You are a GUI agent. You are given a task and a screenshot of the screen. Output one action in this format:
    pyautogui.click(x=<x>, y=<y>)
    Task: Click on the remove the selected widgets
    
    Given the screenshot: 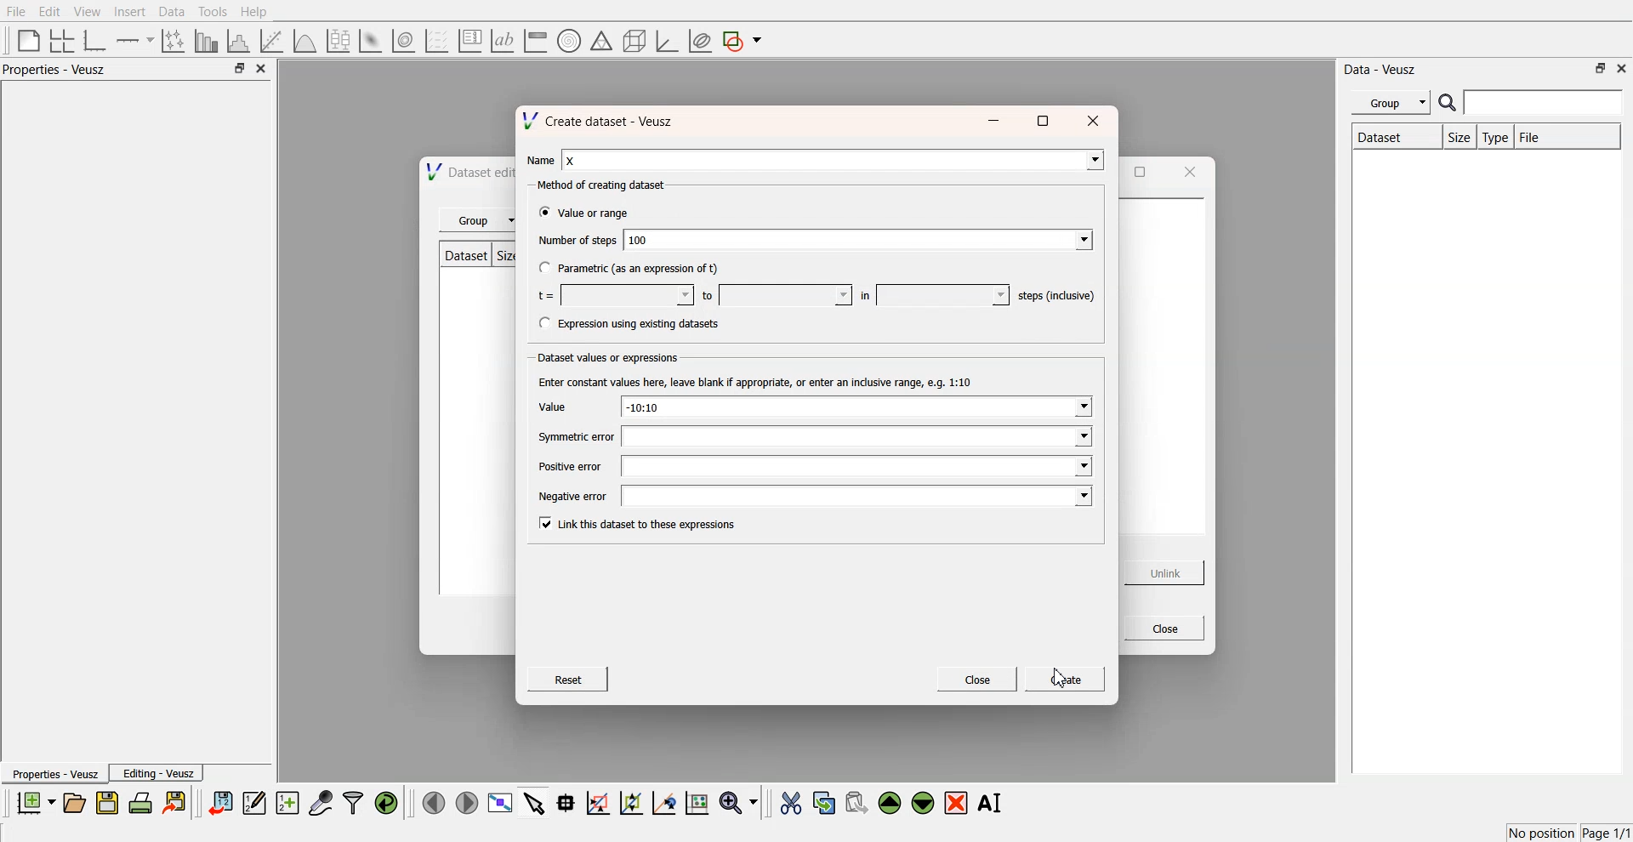 What is the action you would take?
    pyautogui.click(x=958, y=803)
    